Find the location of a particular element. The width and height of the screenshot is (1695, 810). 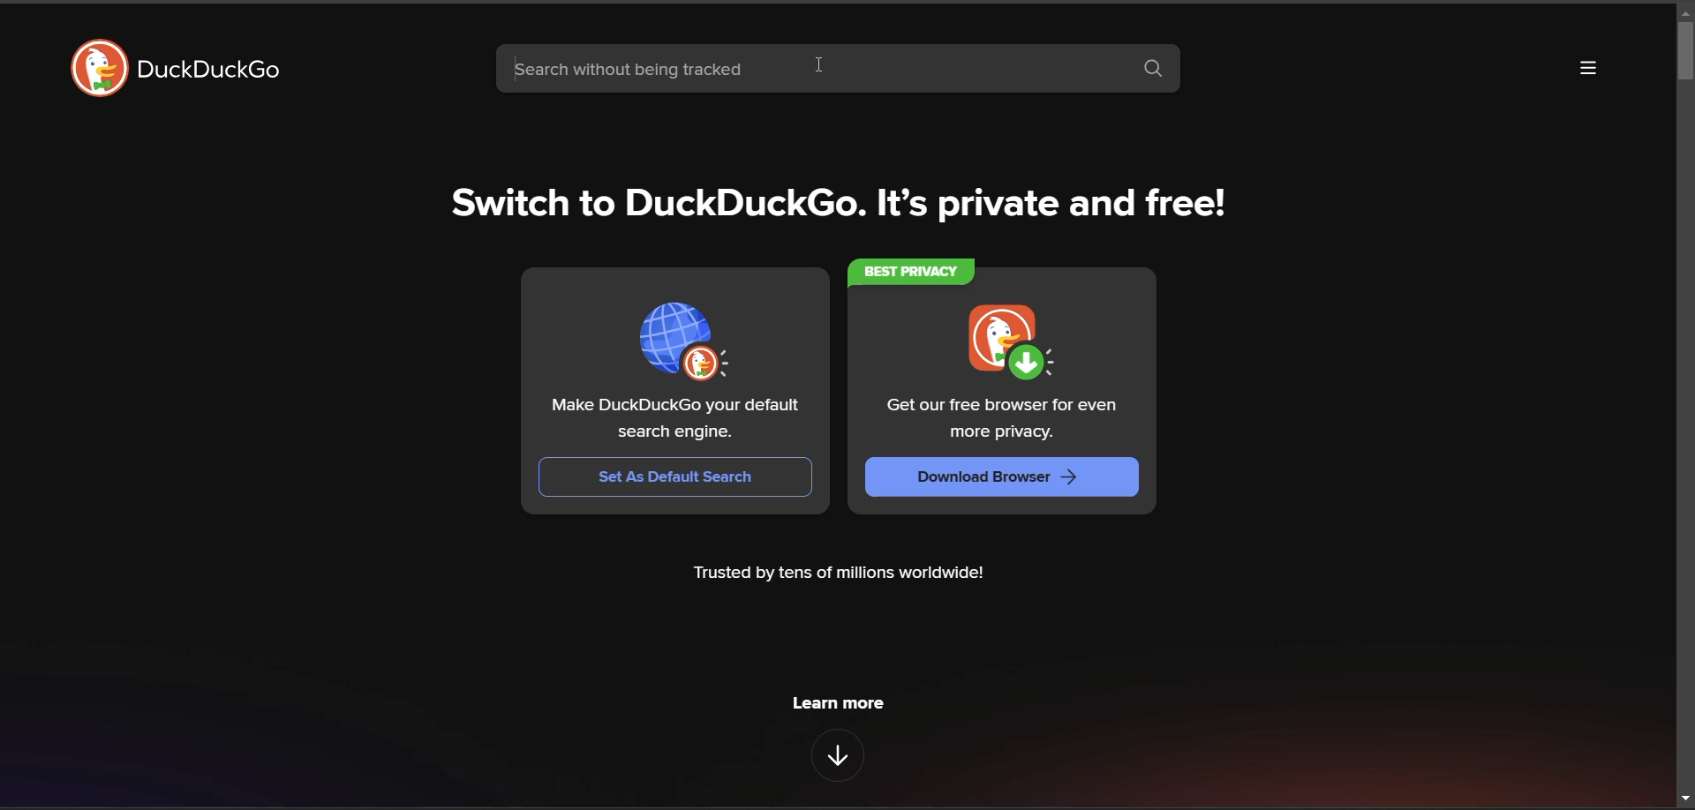

Download Browser is located at coordinates (1002, 478).